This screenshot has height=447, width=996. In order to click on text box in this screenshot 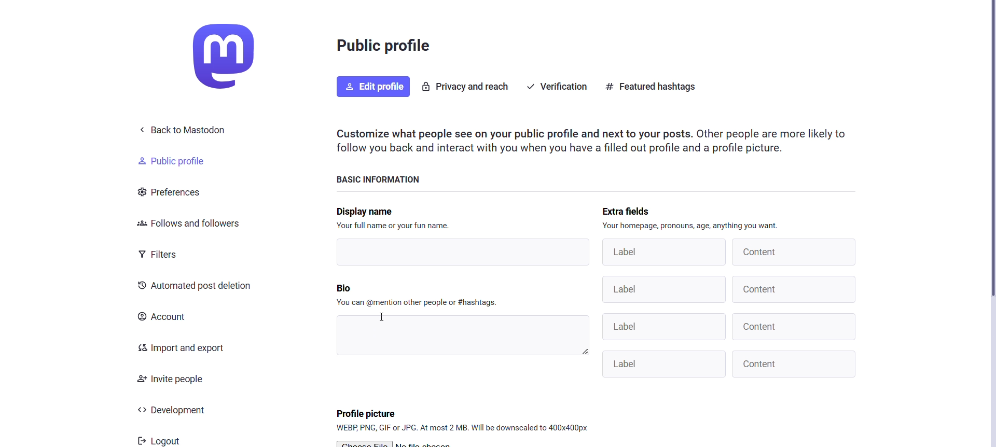, I will do `click(464, 253)`.